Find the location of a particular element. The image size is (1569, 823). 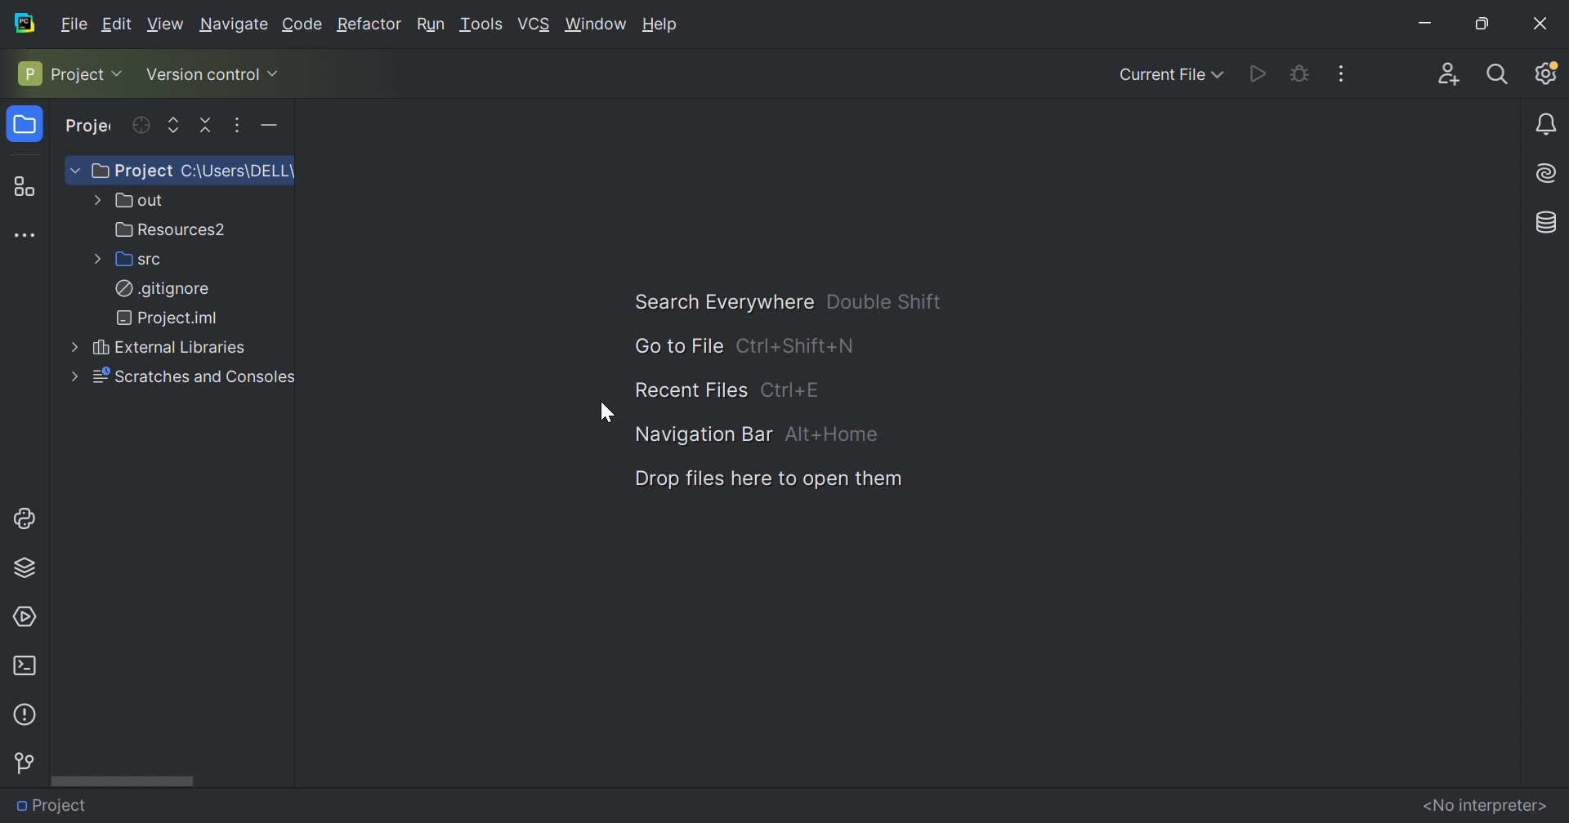

Scroll bar is located at coordinates (127, 781).